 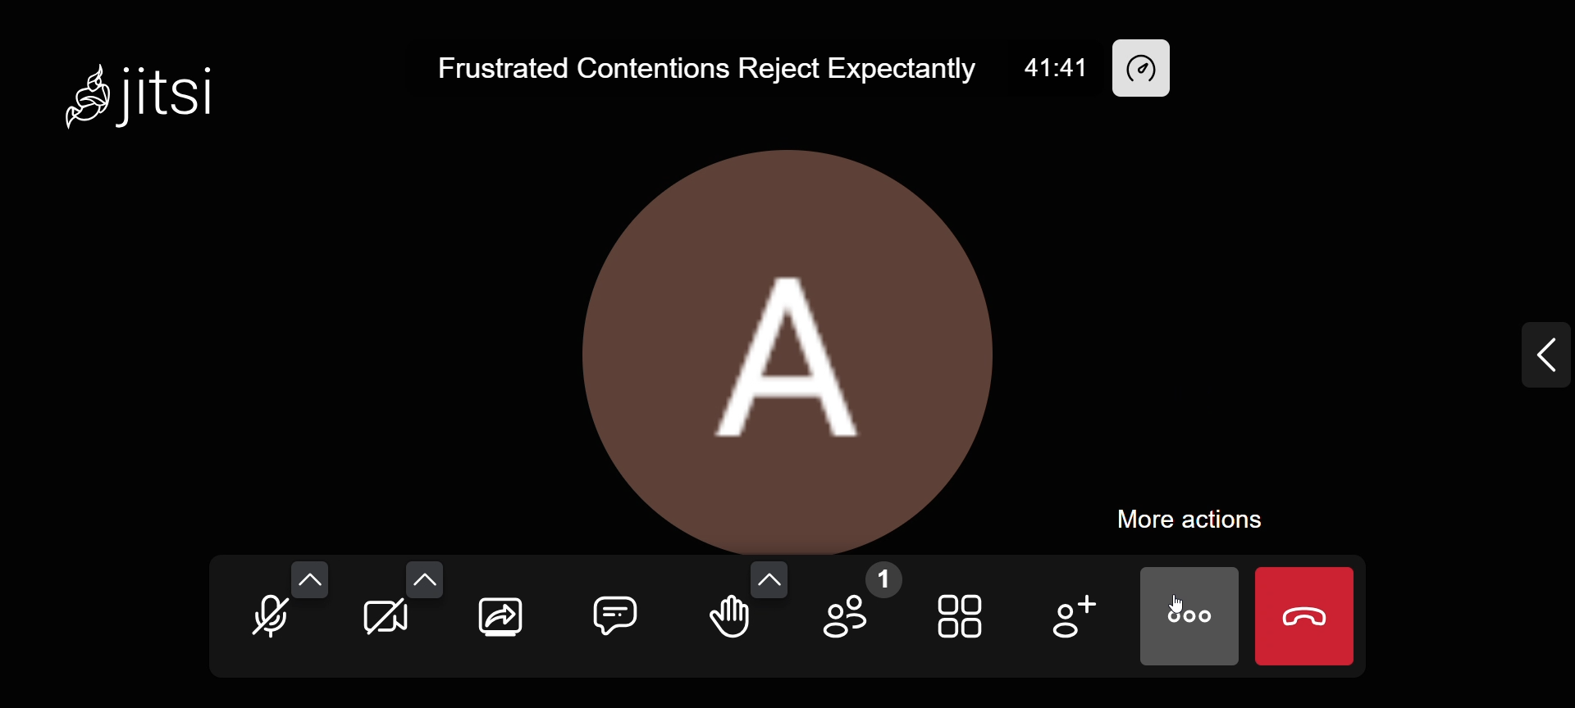 What do you see at coordinates (1054, 66) in the screenshot?
I see `41:41` at bounding box center [1054, 66].